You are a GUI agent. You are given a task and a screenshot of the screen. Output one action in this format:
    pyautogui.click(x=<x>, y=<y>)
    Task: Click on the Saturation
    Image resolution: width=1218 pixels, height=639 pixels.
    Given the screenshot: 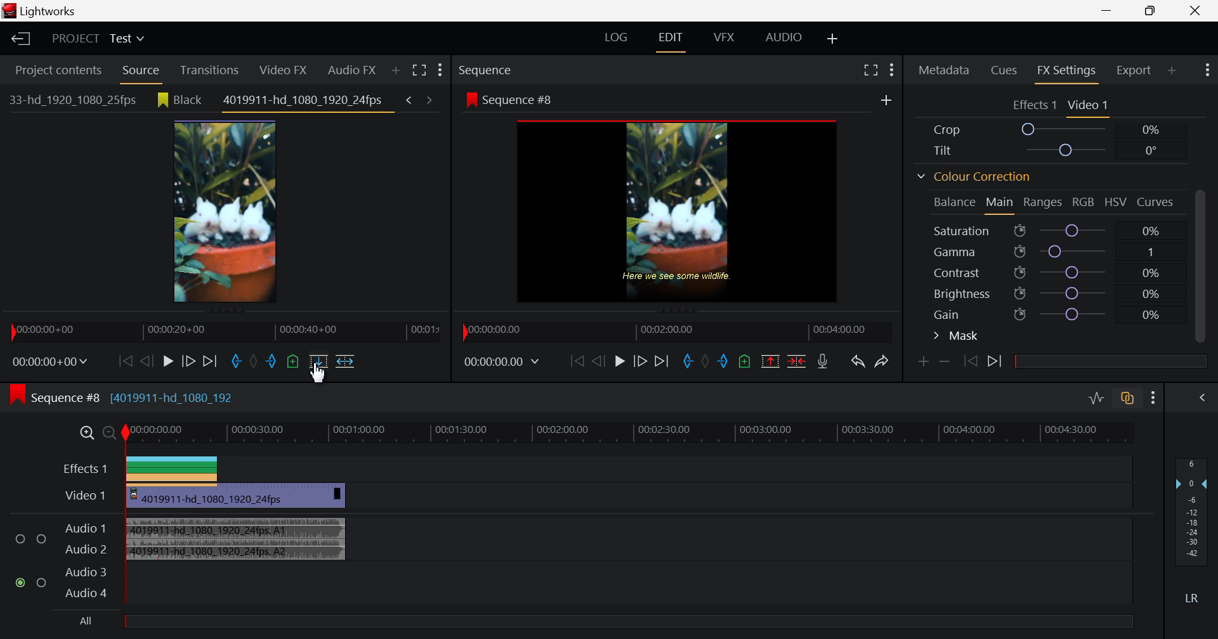 What is the action you would take?
    pyautogui.click(x=1050, y=231)
    